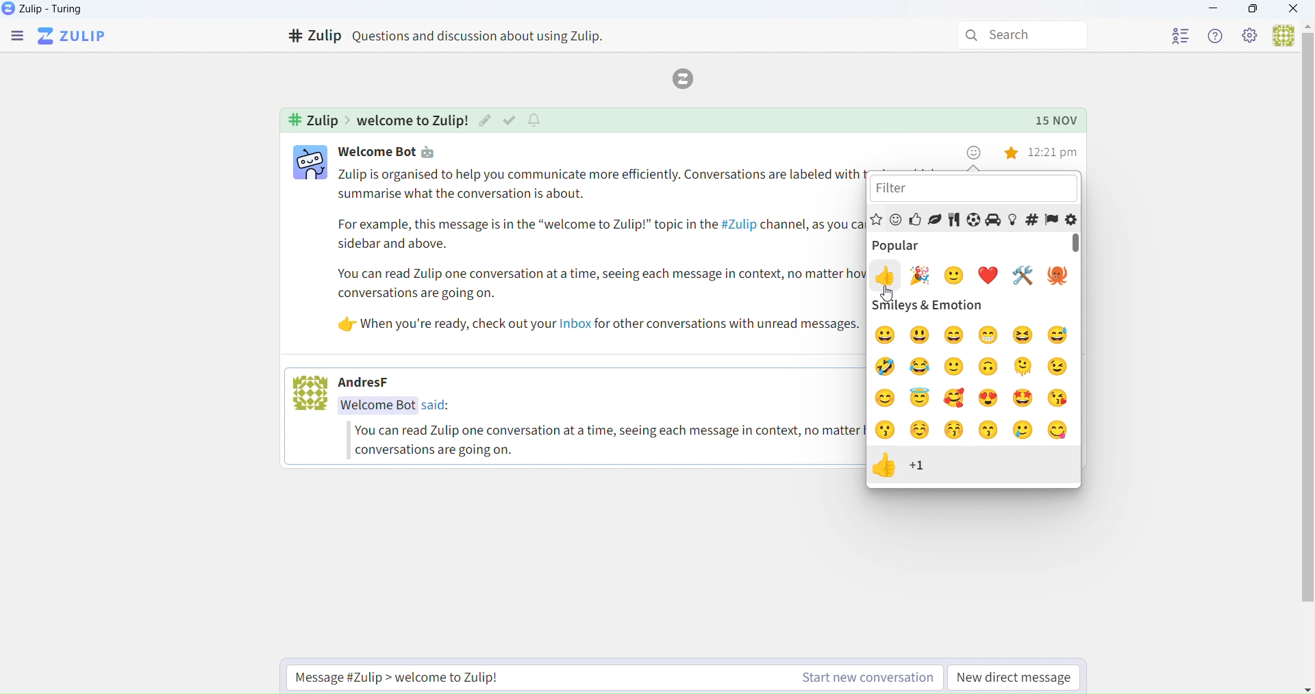 This screenshot has width=1315, height=694. Describe the element at coordinates (989, 335) in the screenshot. I see `smile with teeth` at that location.